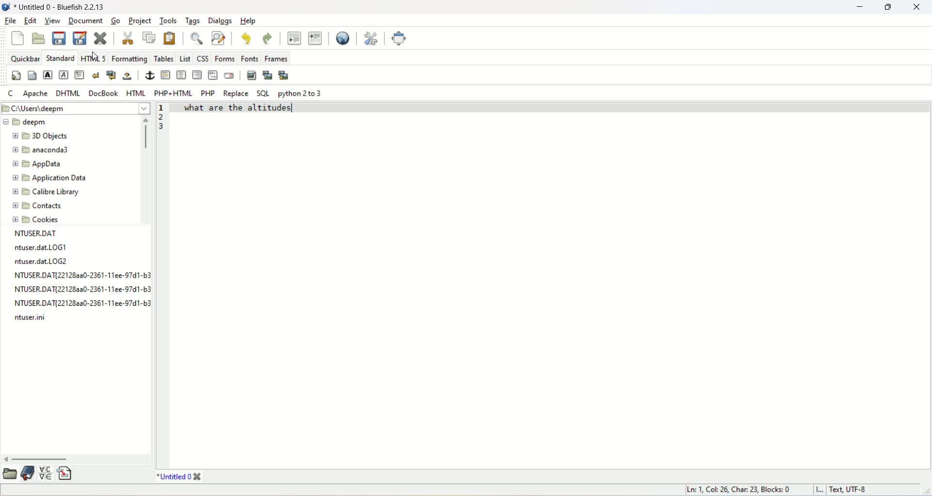 The height and width of the screenshot is (496, 932). I want to click on view, so click(52, 20).